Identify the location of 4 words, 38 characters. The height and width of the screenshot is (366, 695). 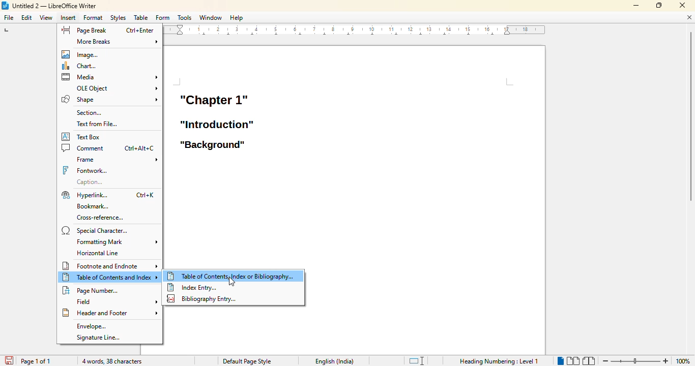
(112, 361).